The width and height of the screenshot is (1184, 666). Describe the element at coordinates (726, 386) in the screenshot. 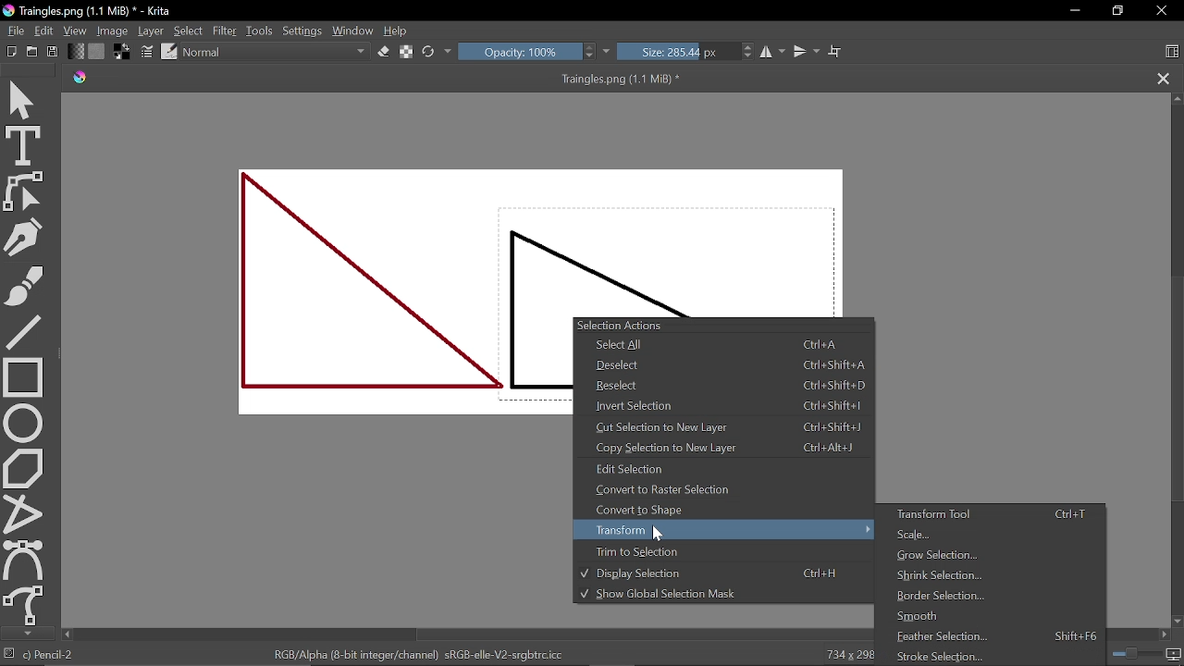

I see `Reselect` at that location.